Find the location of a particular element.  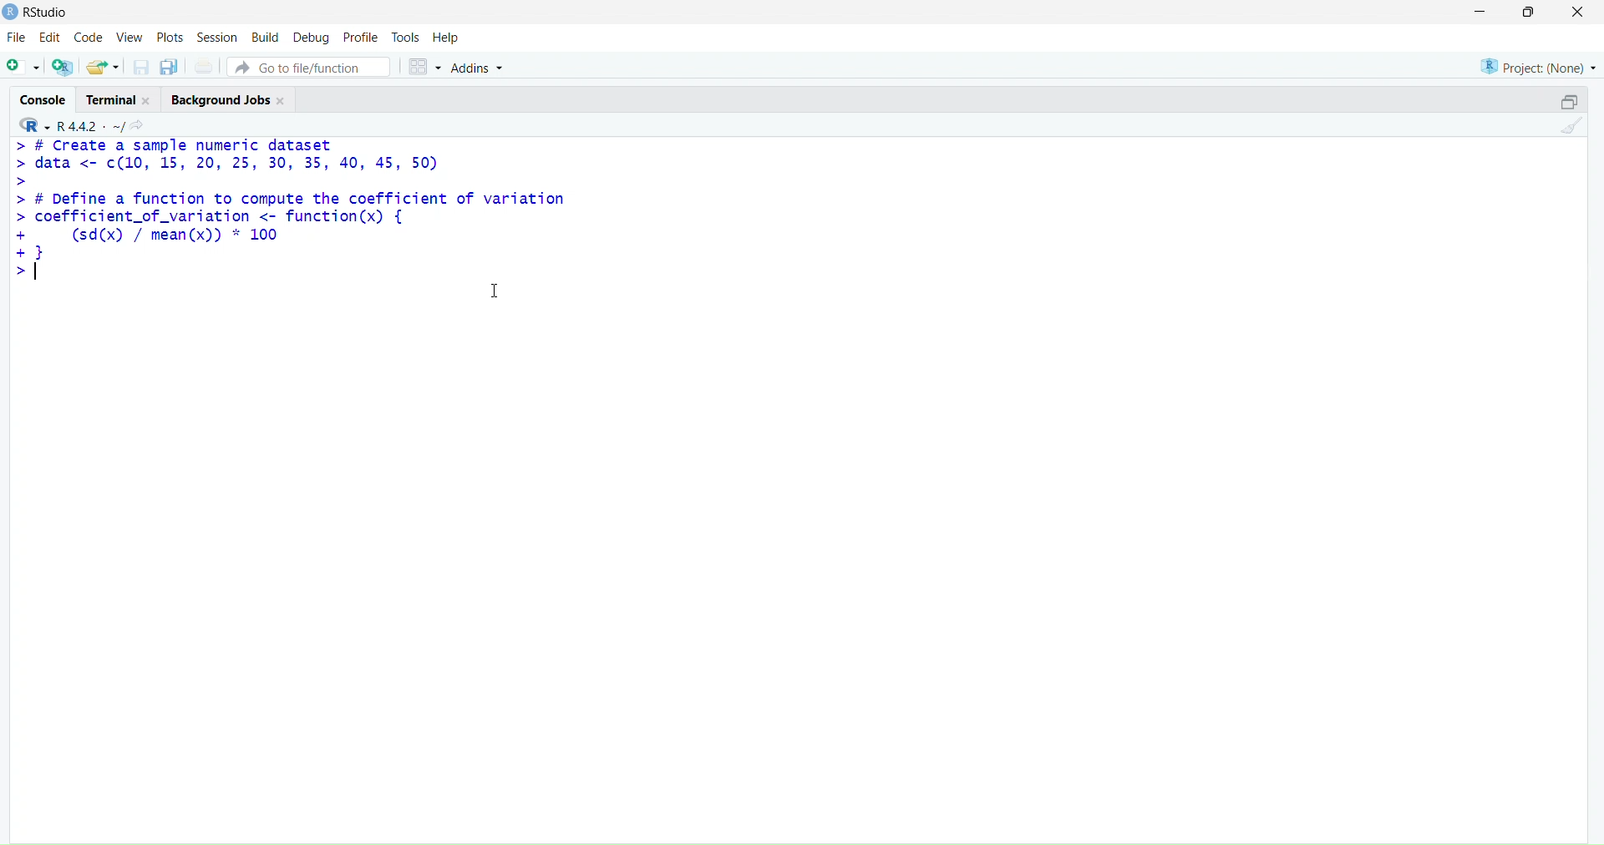

> # Create a sample numeric dataset> data <- c¢(10, 15, 20, 25, 30, 35, 40, 45, 50)>> # Define a function to compute the coefficient of variation> coefficient_of_variation <- function(x) {+ (sd(x) / mean(x)) * 100+}> is located at coordinates (294, 210).